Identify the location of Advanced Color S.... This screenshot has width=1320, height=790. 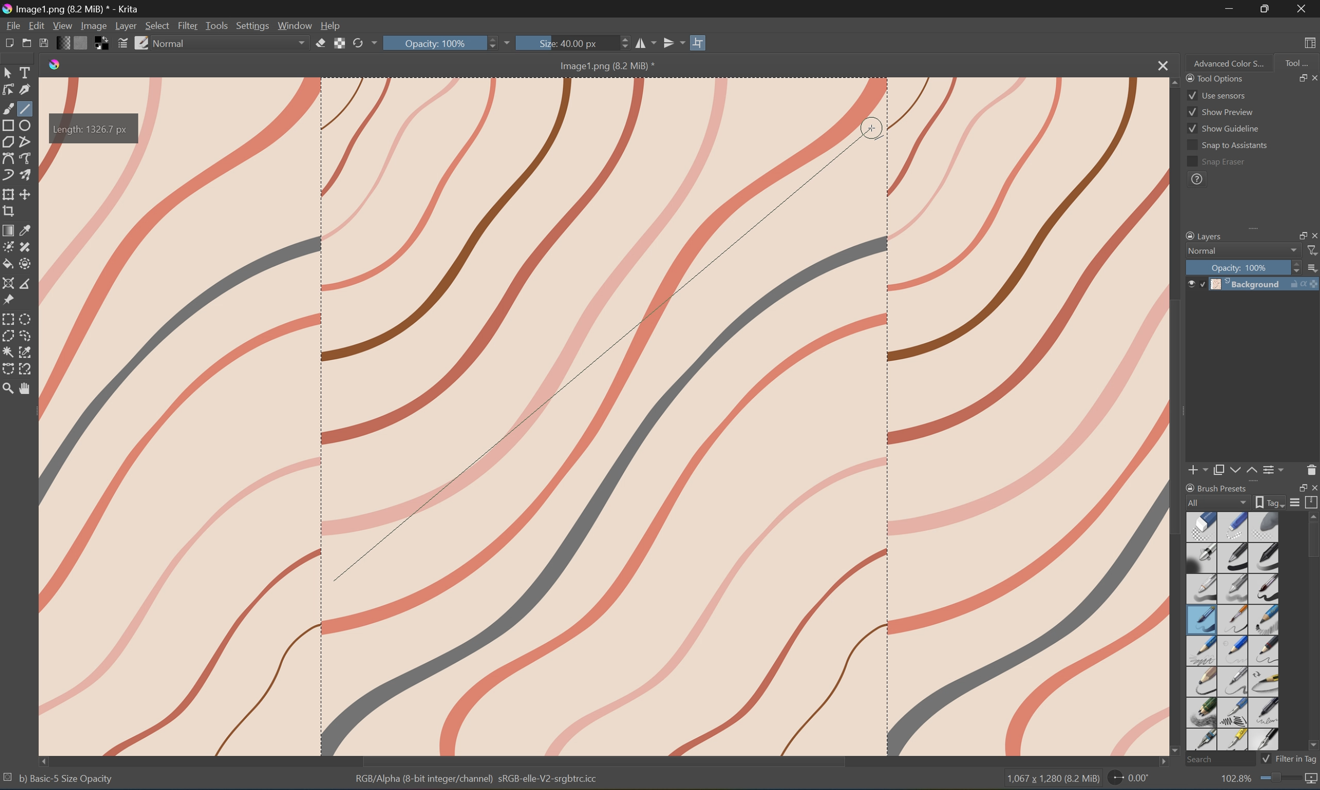
(1230, 64).